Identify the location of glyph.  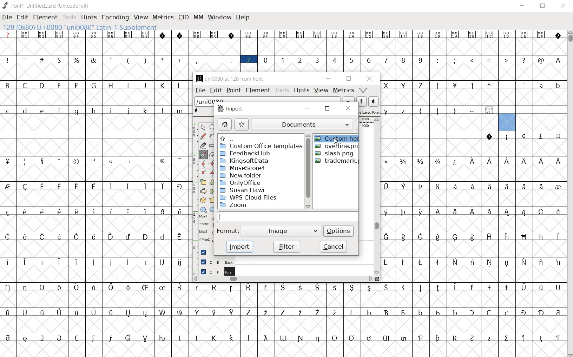
(404, 186).